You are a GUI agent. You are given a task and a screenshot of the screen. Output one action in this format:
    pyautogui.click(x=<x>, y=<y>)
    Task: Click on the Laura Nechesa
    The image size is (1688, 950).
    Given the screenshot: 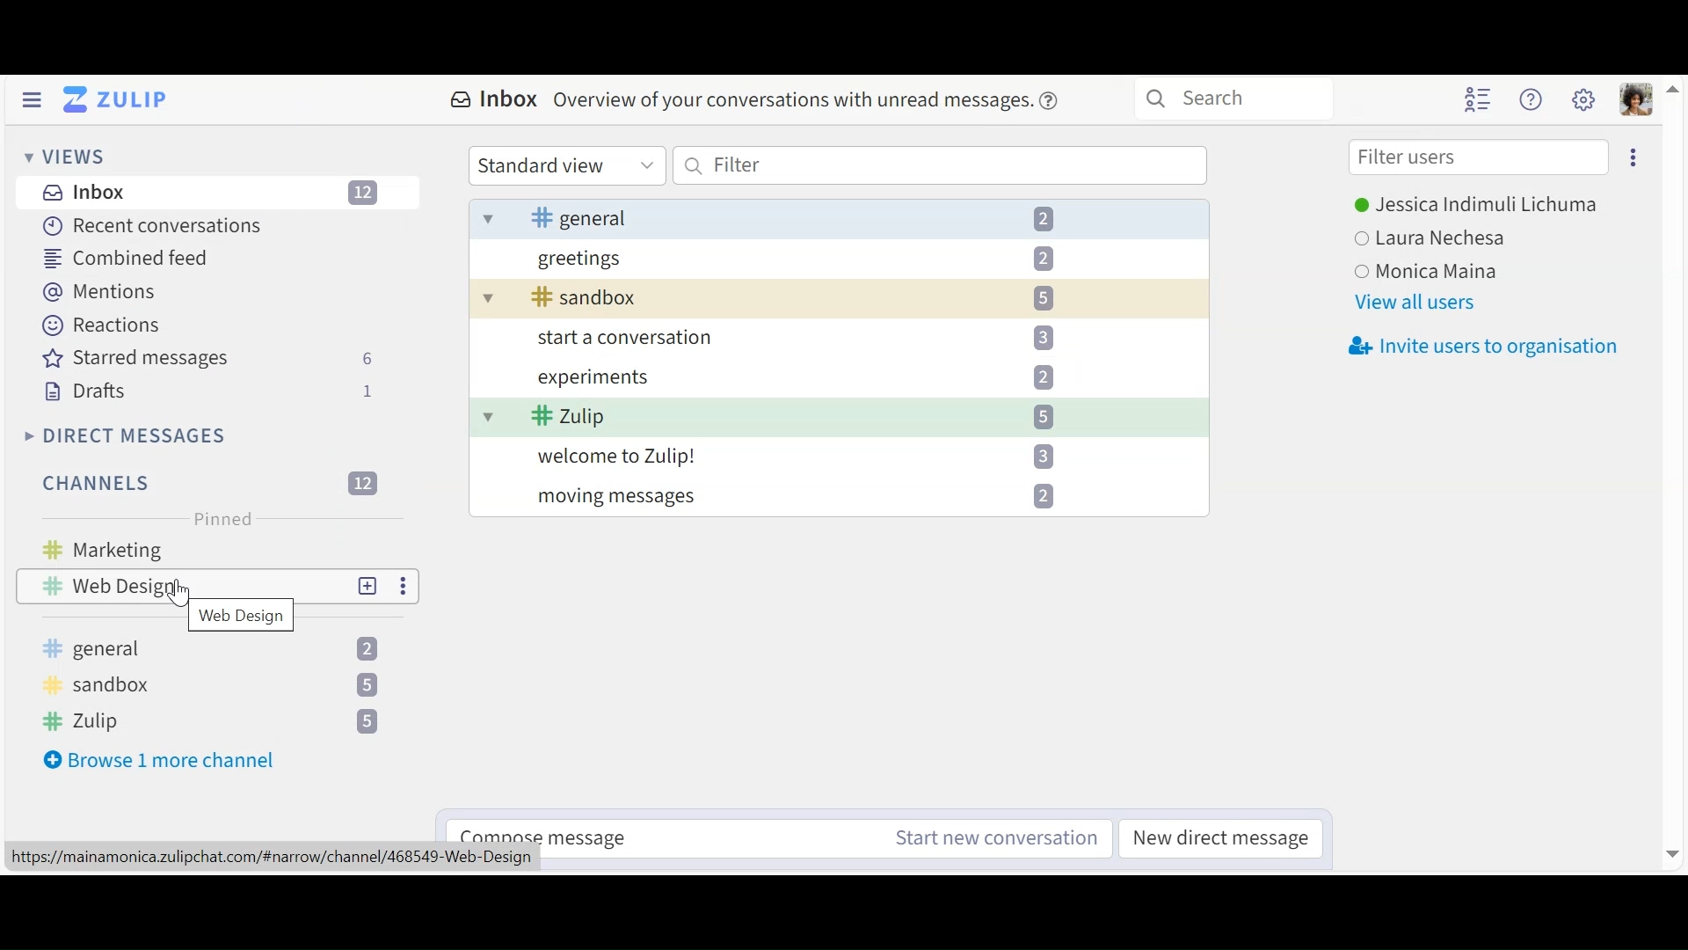 What is the action you would take?
    pyautogui.click(x=1454, y=239)
    